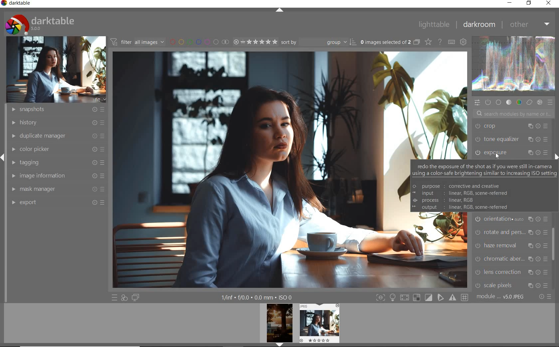  I want to click on SELECTED IMAGE, so click(260, 170).